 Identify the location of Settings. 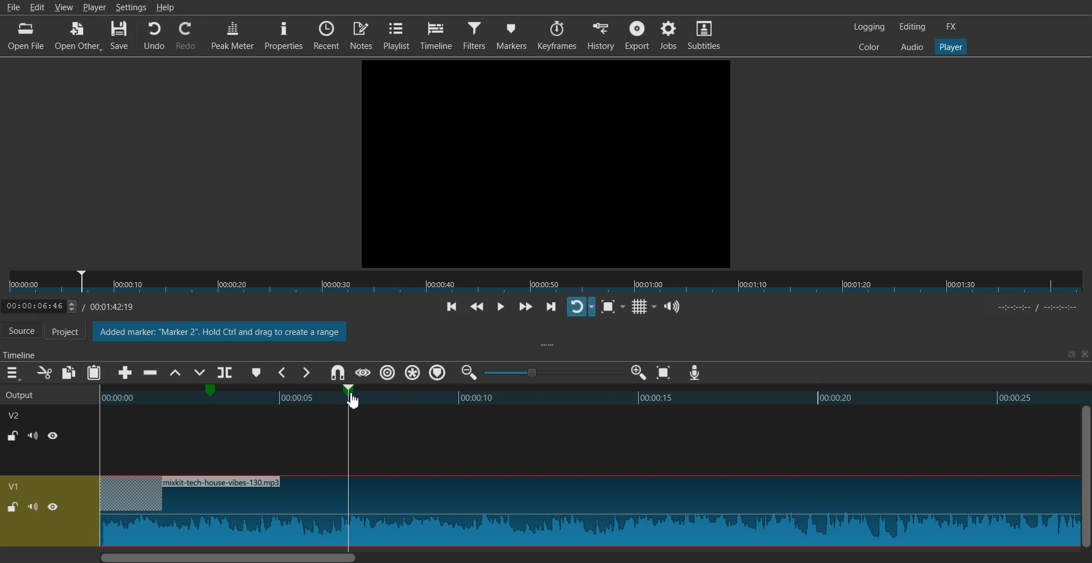
(131, 7).